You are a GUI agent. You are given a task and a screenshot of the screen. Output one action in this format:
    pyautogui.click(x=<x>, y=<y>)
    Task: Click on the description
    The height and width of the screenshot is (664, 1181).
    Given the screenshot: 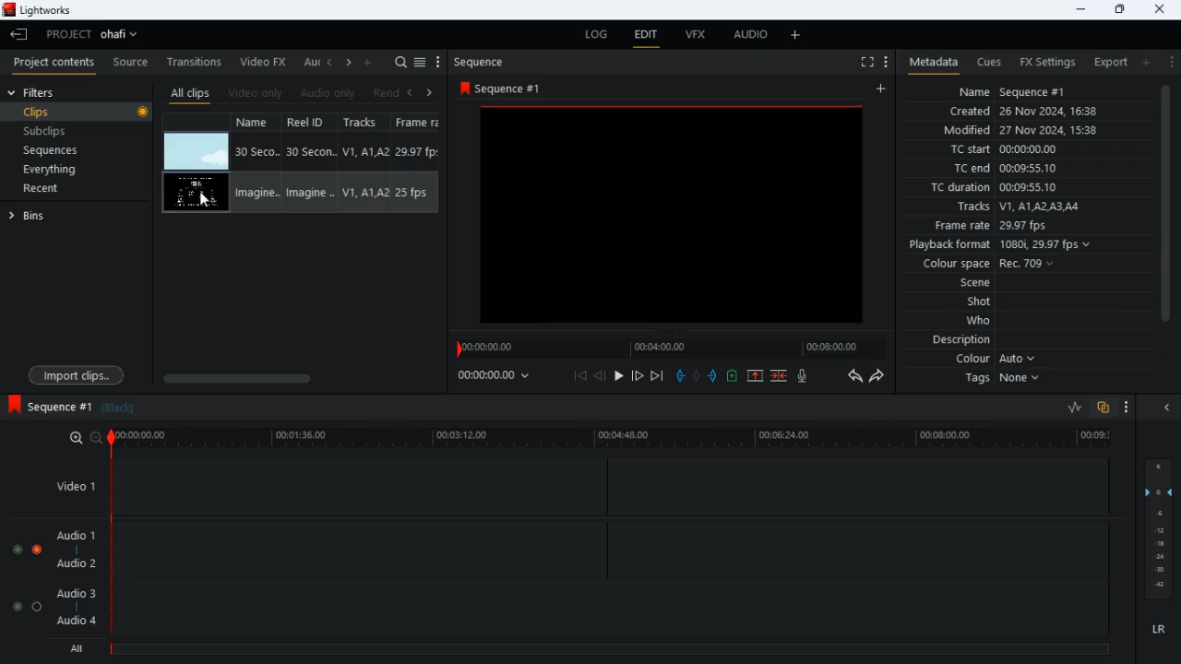 What is the action you would take?
    pyautogui.click(x=954, y=341)
    